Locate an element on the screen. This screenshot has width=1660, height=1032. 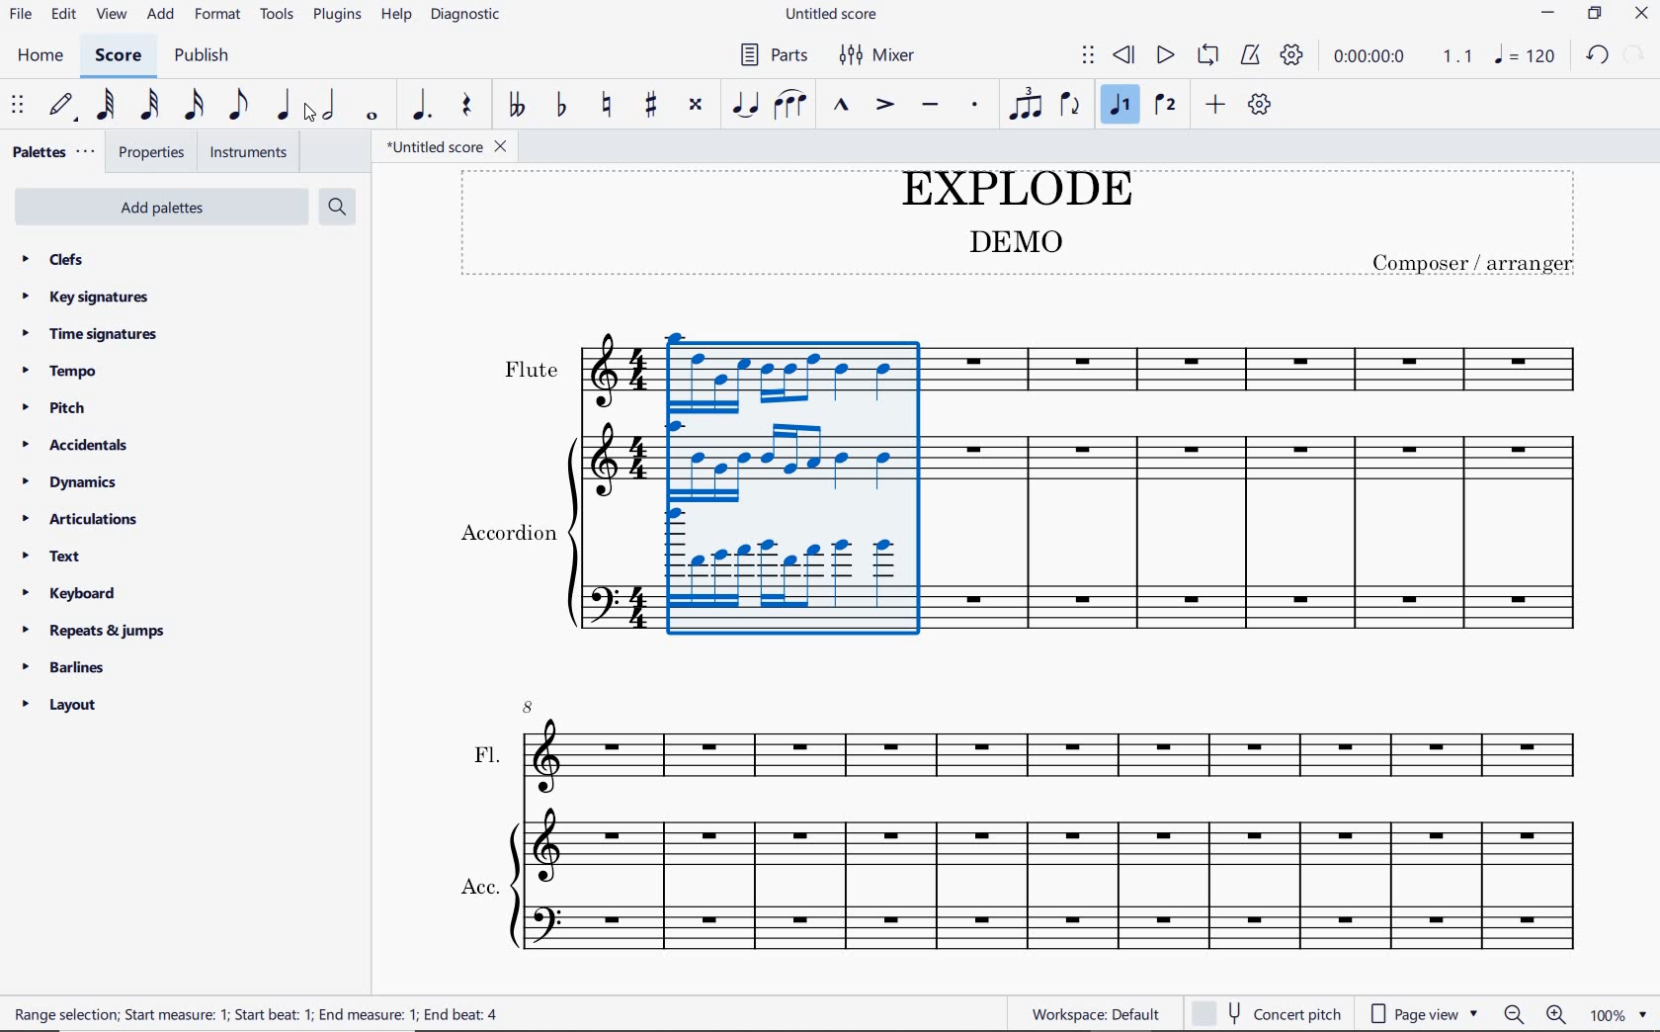
playback time is located at coordinates (1369, 57).